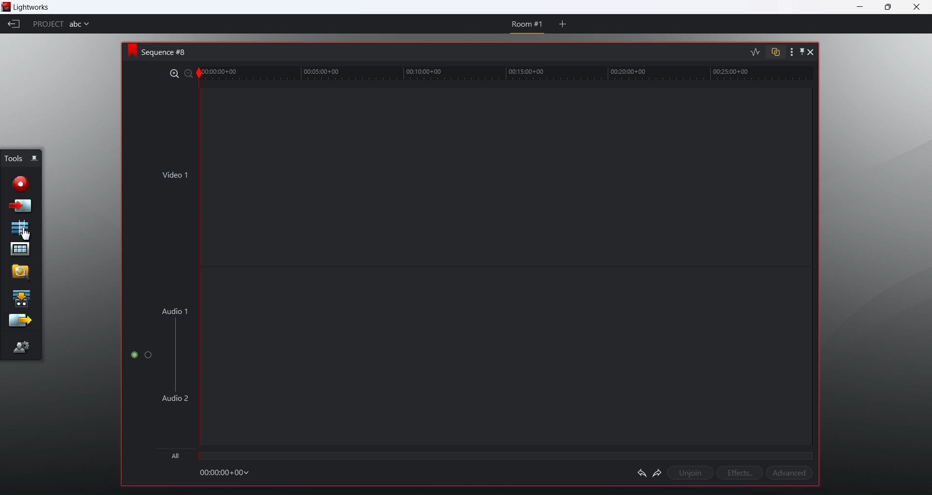 Image resolution: width=932 pixels, height=495 pixels. Describe the element at coordinates (506, 268) in the screenshot. I see `track space` at that location.